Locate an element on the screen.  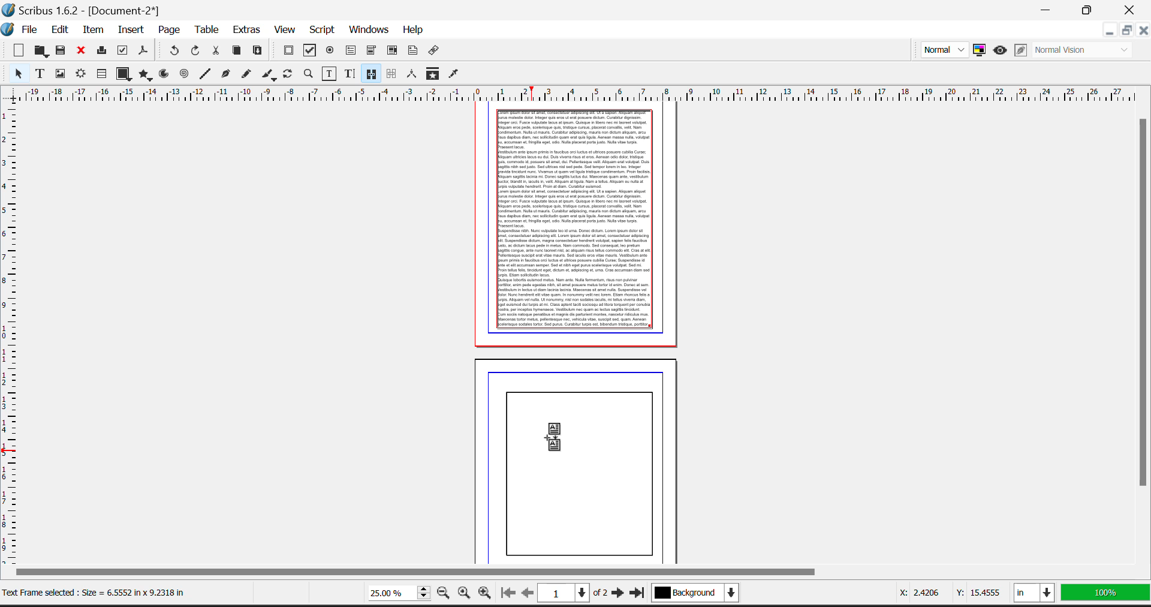
Select is located at coordinates (15, 74).